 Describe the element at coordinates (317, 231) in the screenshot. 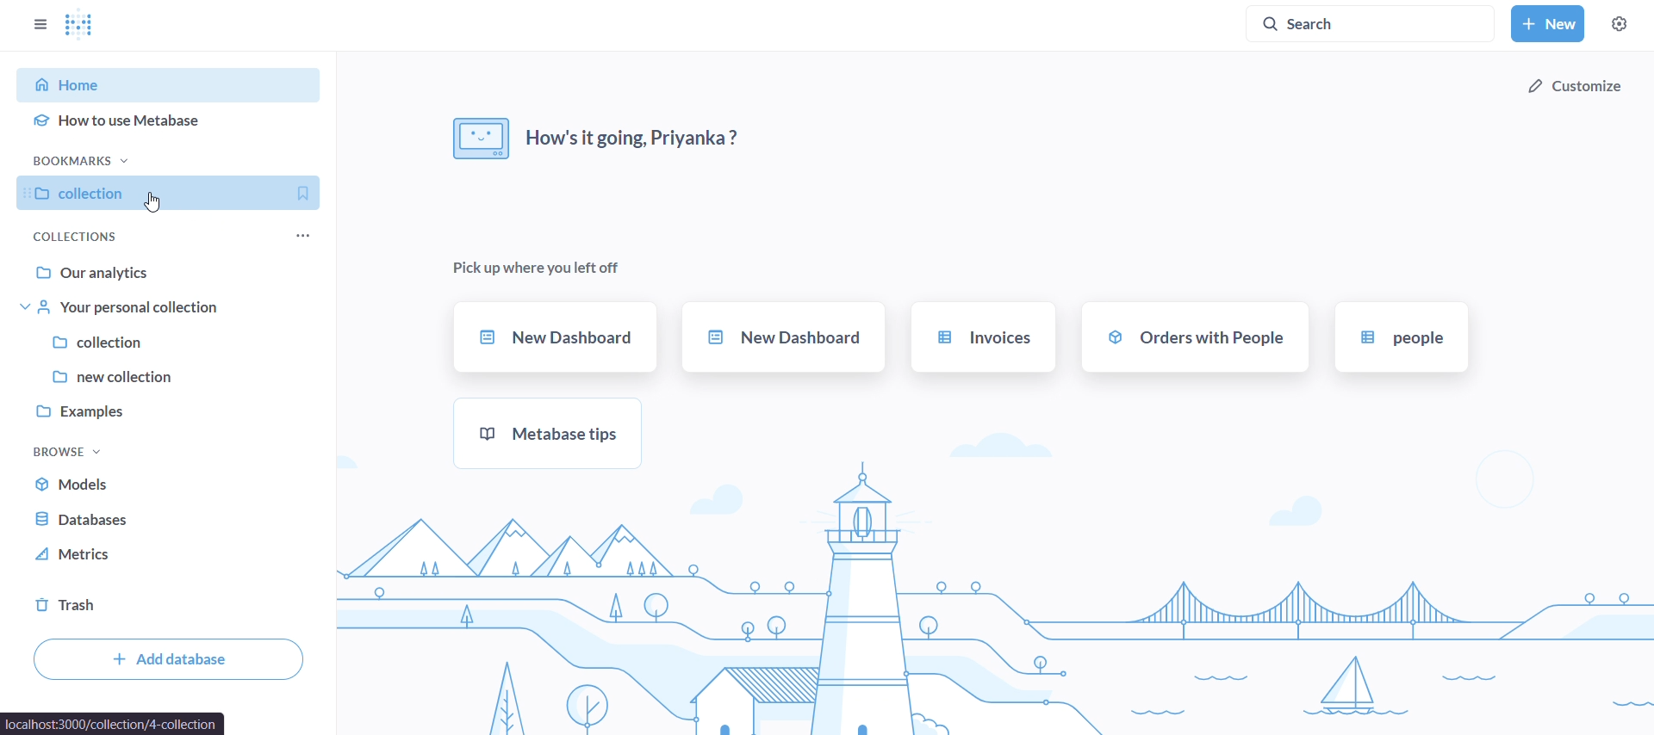

I see `collection  menu` at that location.